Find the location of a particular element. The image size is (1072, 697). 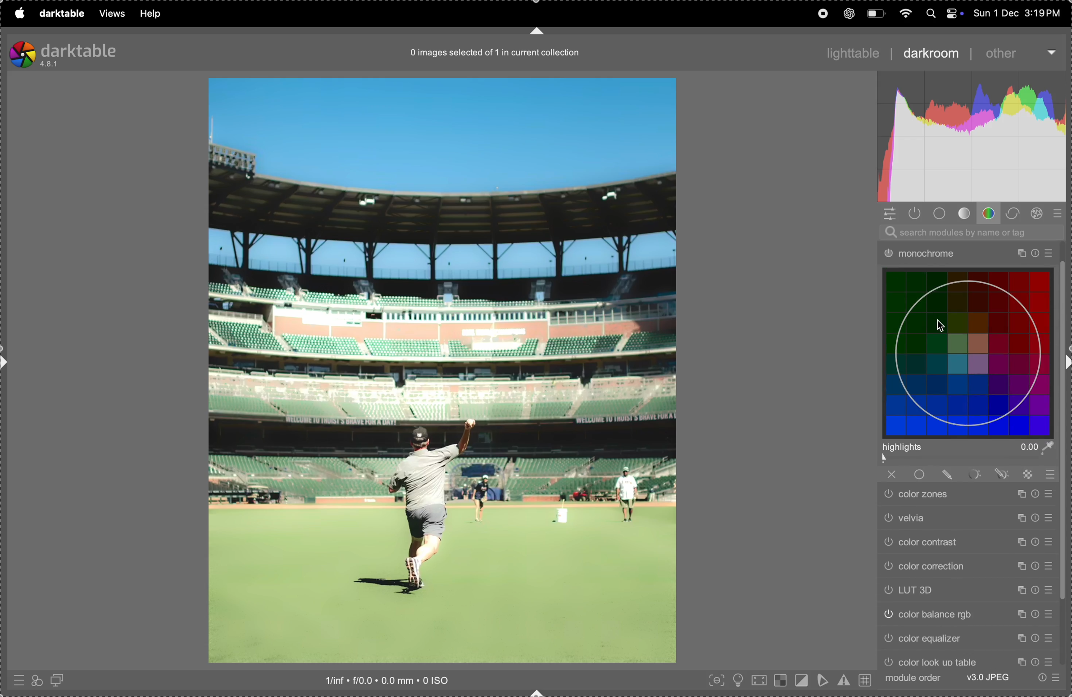

effect is located at coordinates (1037, 213).